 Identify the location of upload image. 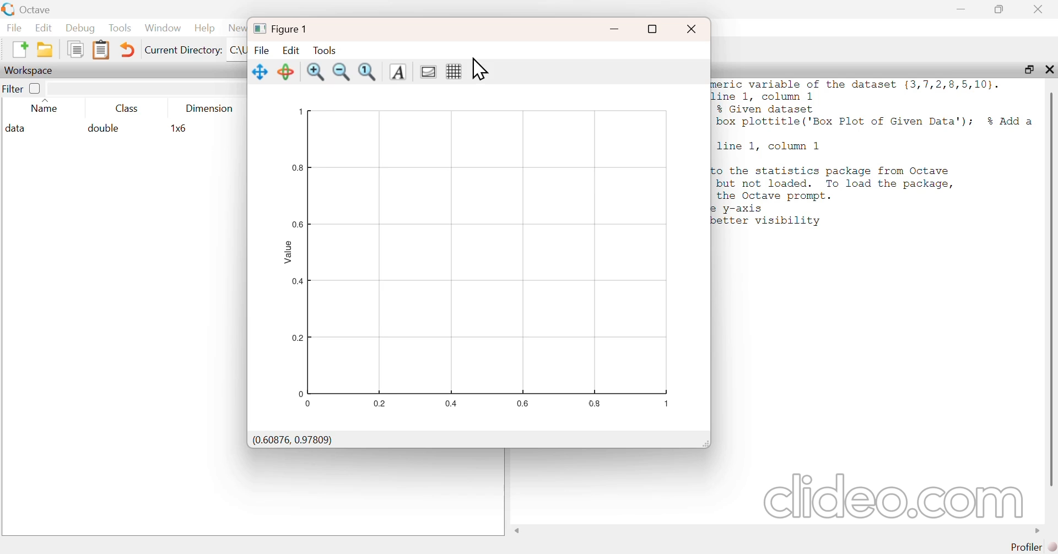
(428, 72).